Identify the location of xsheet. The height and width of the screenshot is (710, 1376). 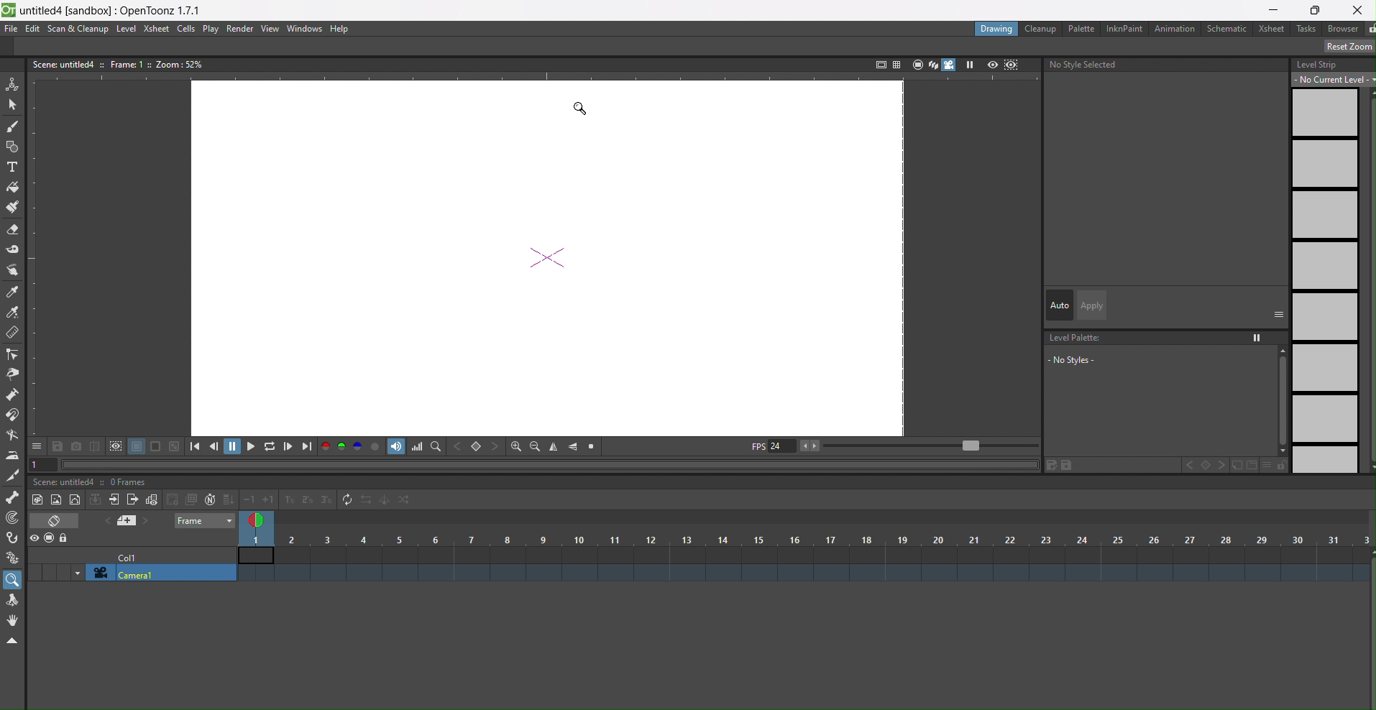
(1272, 29).